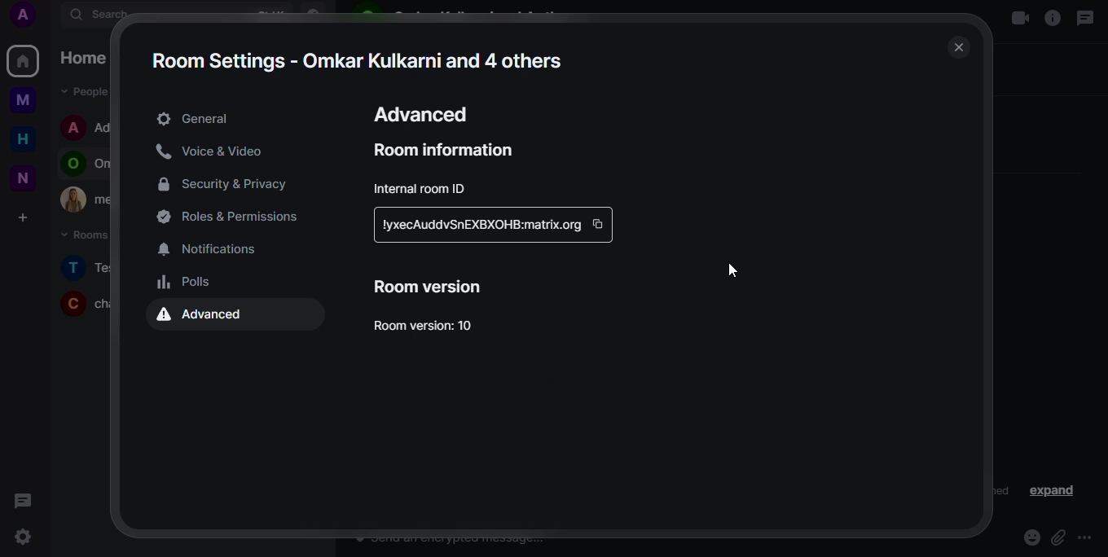 Image resolution: width=1108 pixels, height=557 pixels. Describe the element at coordinates (216, 151) in the screenshot. I see `voice & video` at that location.